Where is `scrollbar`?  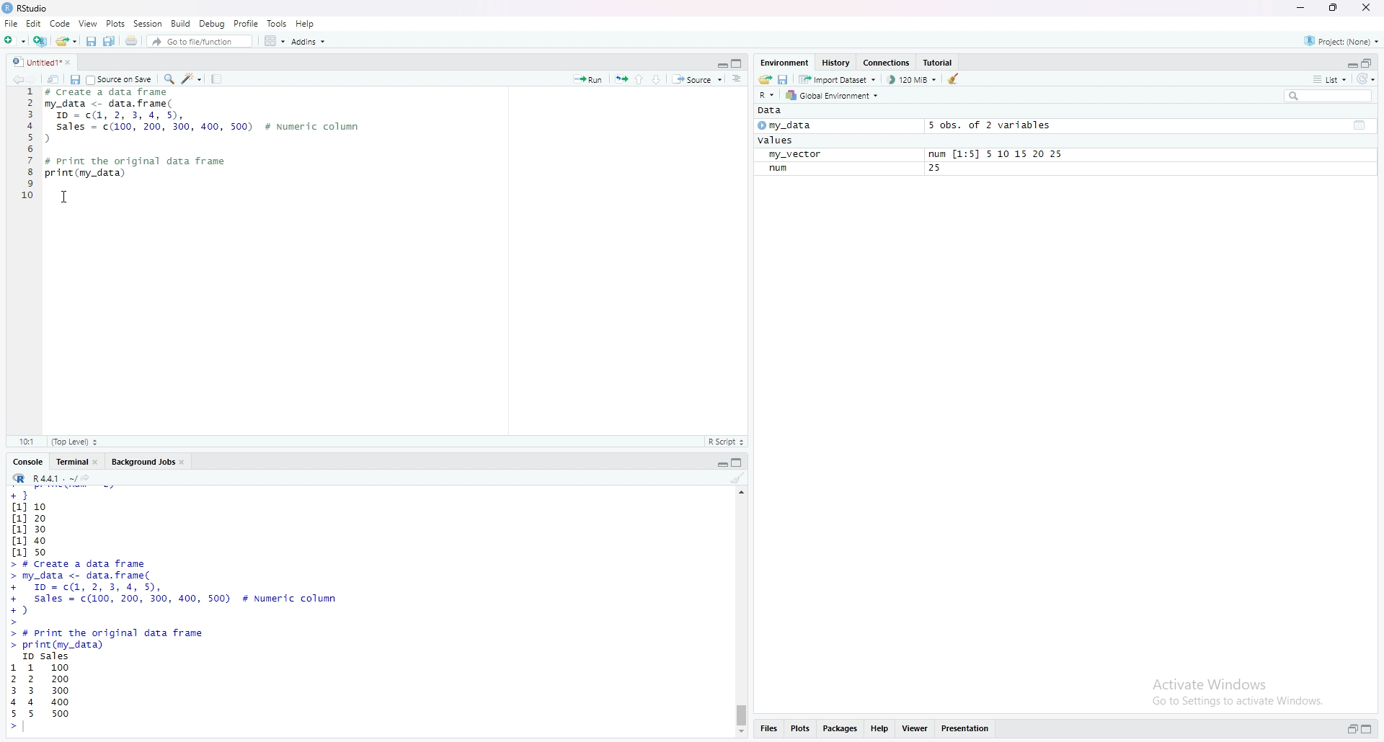
scrollbar is located at coordinates (743, 619).